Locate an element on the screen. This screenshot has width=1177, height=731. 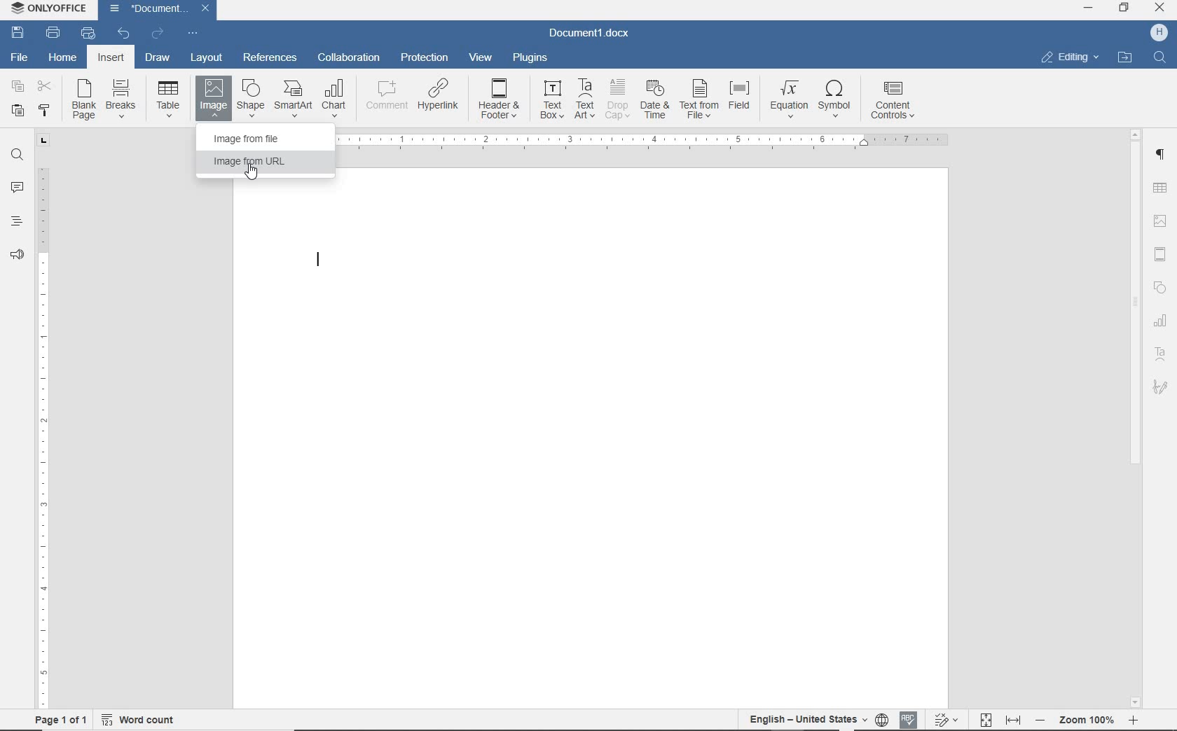
Document1.docx(document name) is located at coordinates (588, 34).